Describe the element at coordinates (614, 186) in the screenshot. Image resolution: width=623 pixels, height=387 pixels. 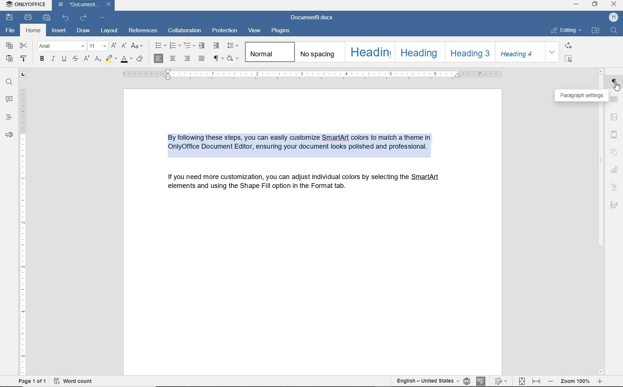
I see `Text Art` at that location.